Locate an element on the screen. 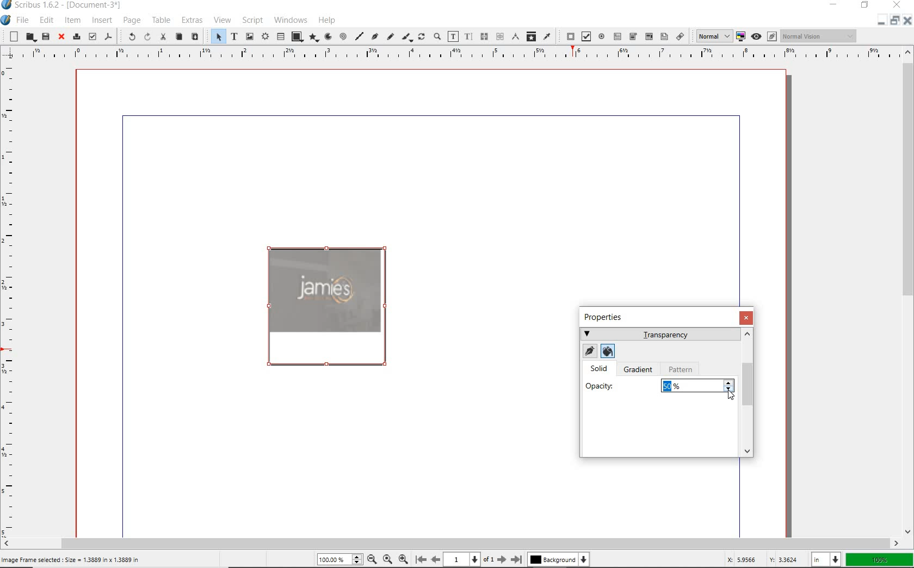 The width and height of the screenshot is (914, 568). WINDOWS is located at coordinates (291, 20).